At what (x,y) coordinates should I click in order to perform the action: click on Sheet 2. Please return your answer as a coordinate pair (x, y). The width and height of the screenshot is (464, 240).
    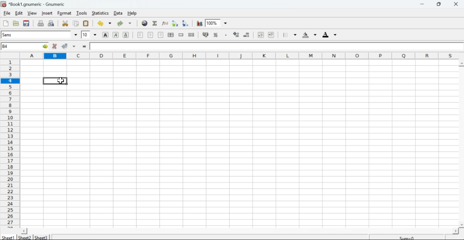
    Looking at the image, I should click on (25, 237).